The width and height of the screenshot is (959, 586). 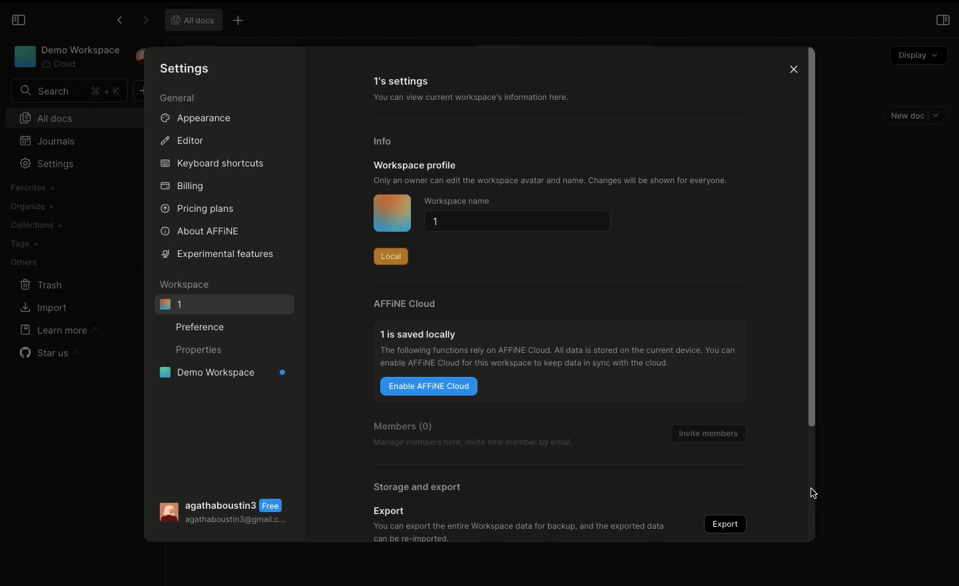 I want to click on Trash, so click(x=43, y=284).